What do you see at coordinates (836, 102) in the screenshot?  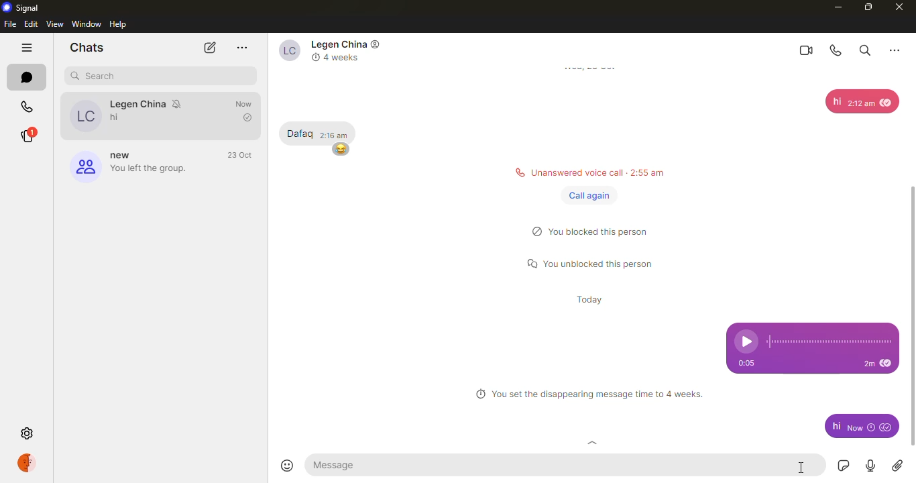 I see `hi` at bounding box center [836, 102].